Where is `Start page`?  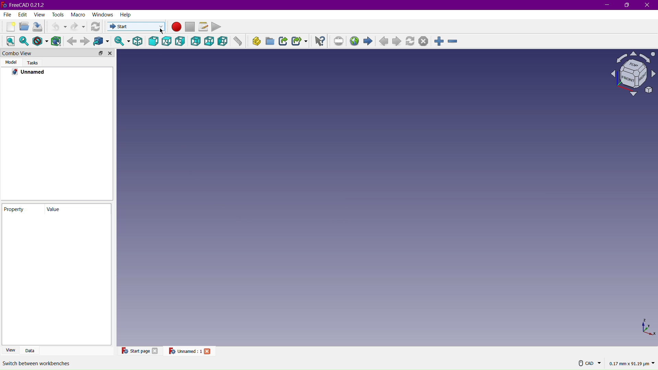 Start page is located at coordinates (135, 350).